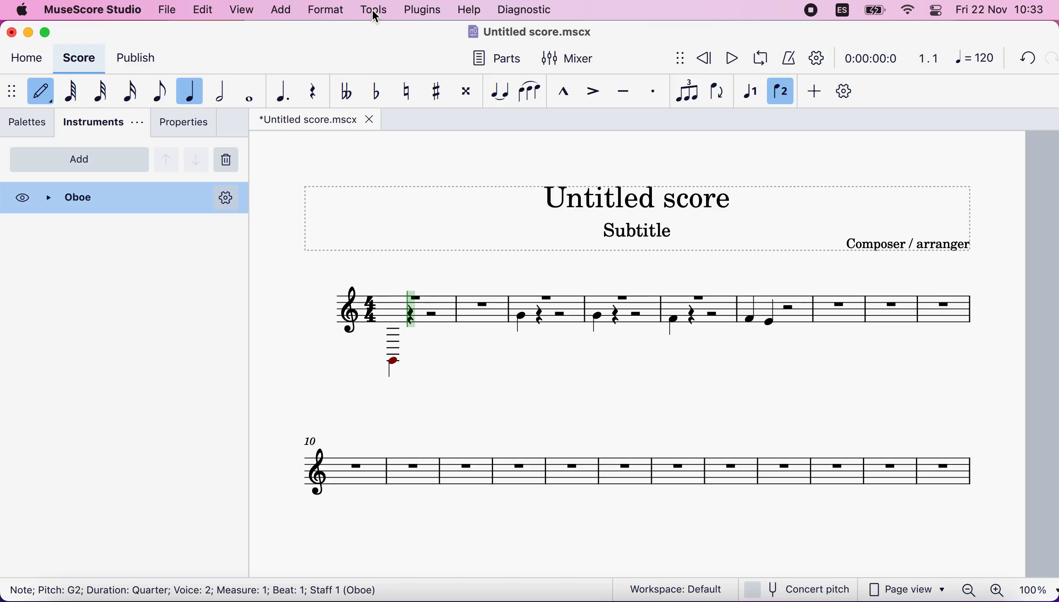 Image resolution: width=1059 pixels, height=602 pixels. I want to click on tenuto, so click(623, 90).